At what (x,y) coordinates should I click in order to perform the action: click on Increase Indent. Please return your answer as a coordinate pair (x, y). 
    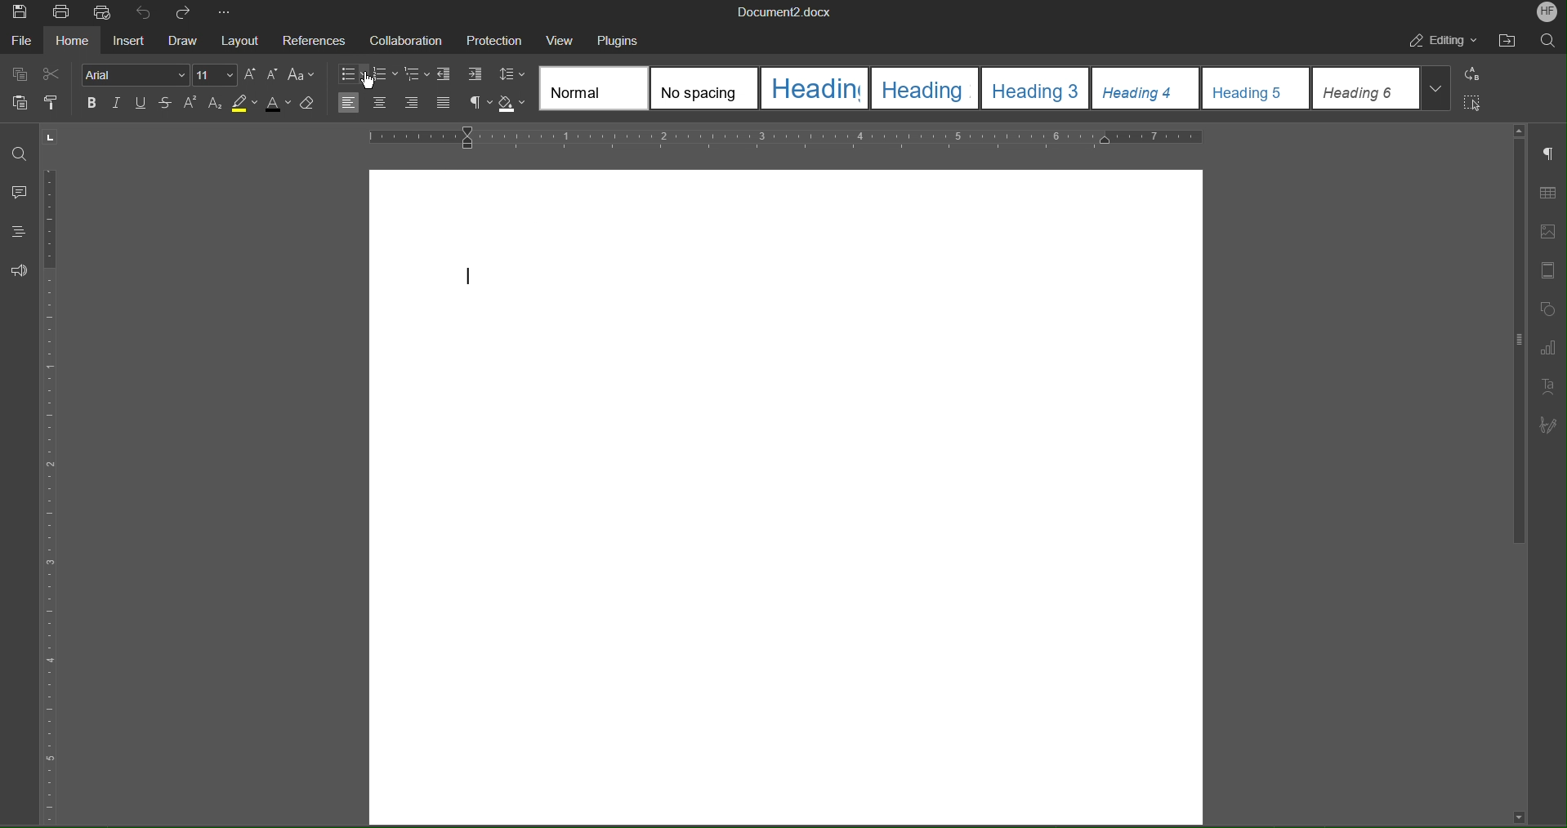
    Looking at the image, I should click on (479, 71).